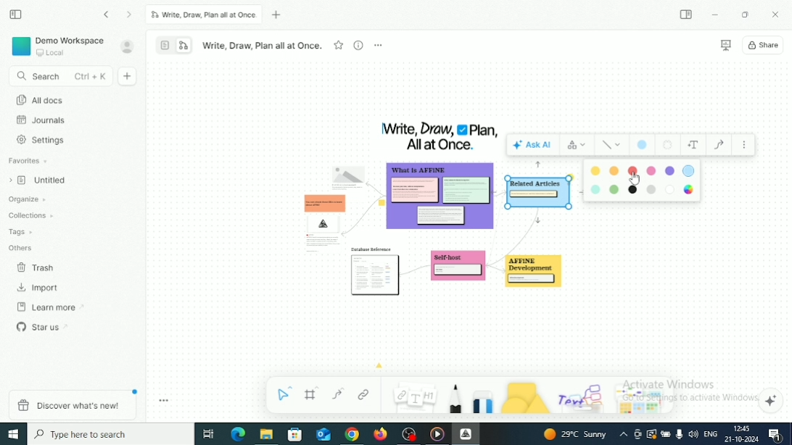  I want to click on Go back, so click(107, 14).